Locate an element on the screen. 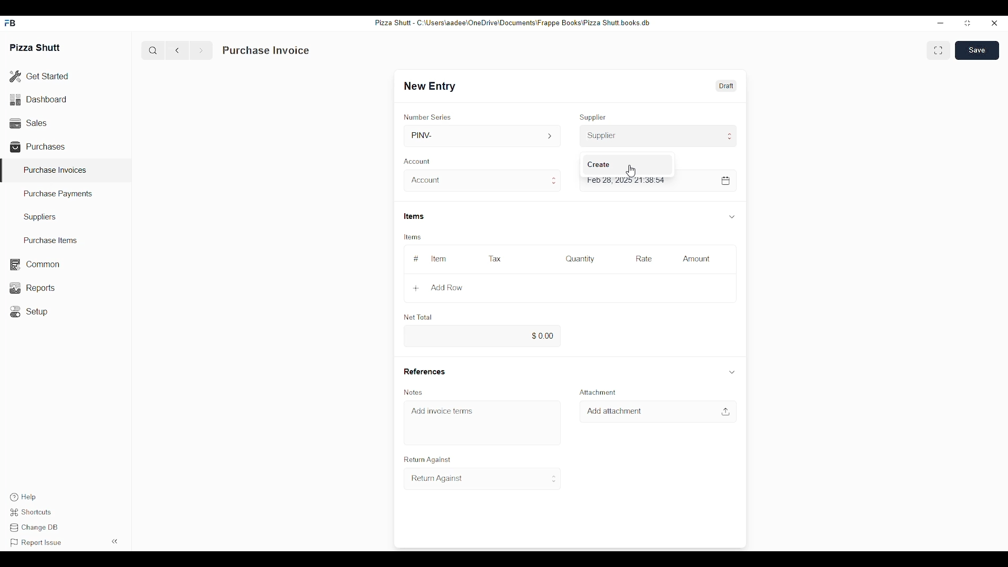 The width and height of the screenshot is (1008, 567). Report issue is located at coordinates (36, 543).